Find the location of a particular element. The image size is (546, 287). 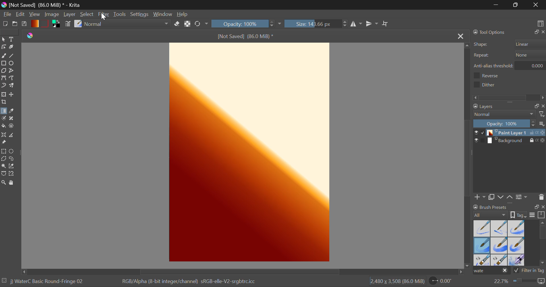

Gradient is located at coordinates (35, 23).